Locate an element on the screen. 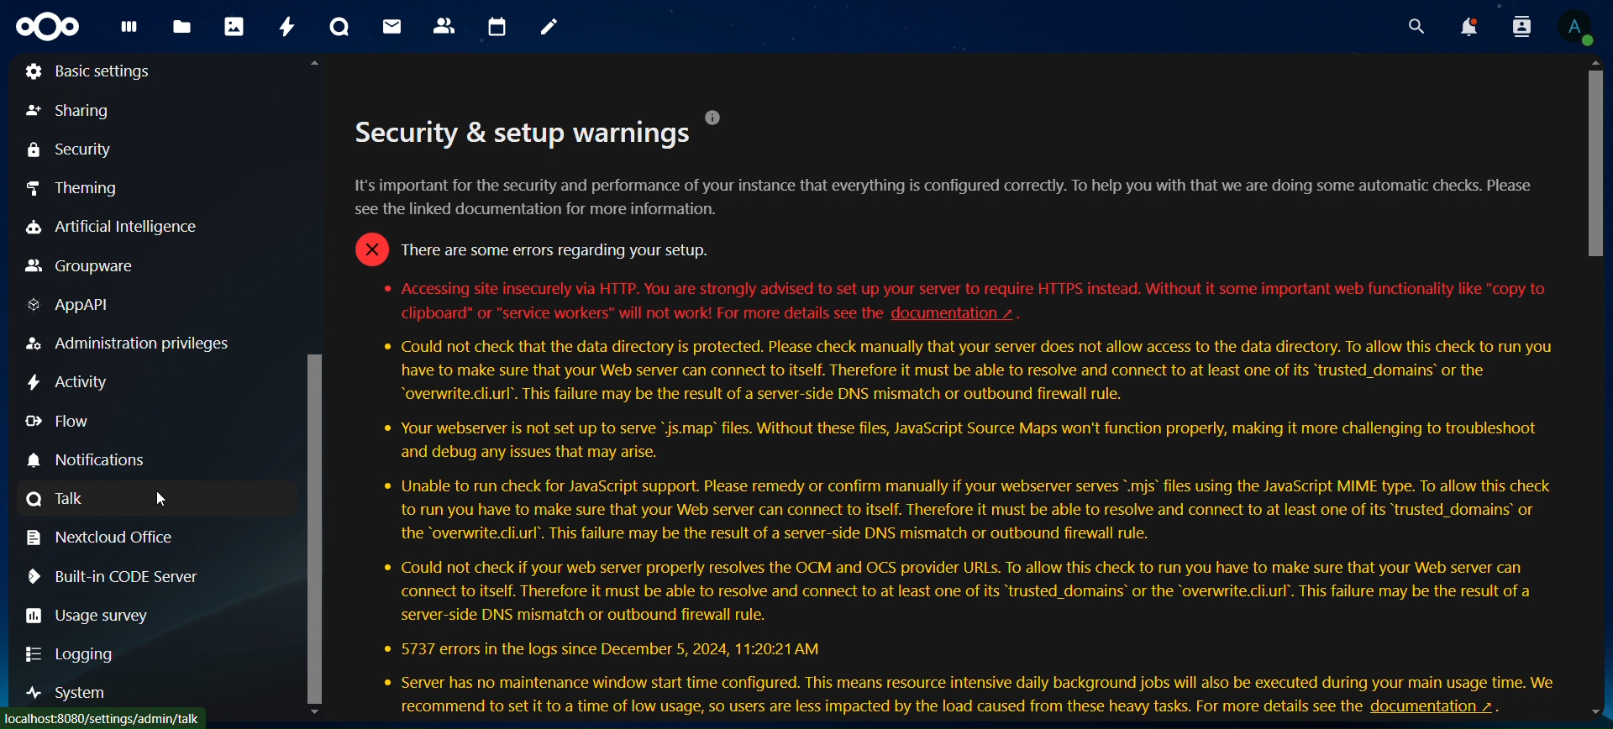  app api is located at coordinates (83, 308).